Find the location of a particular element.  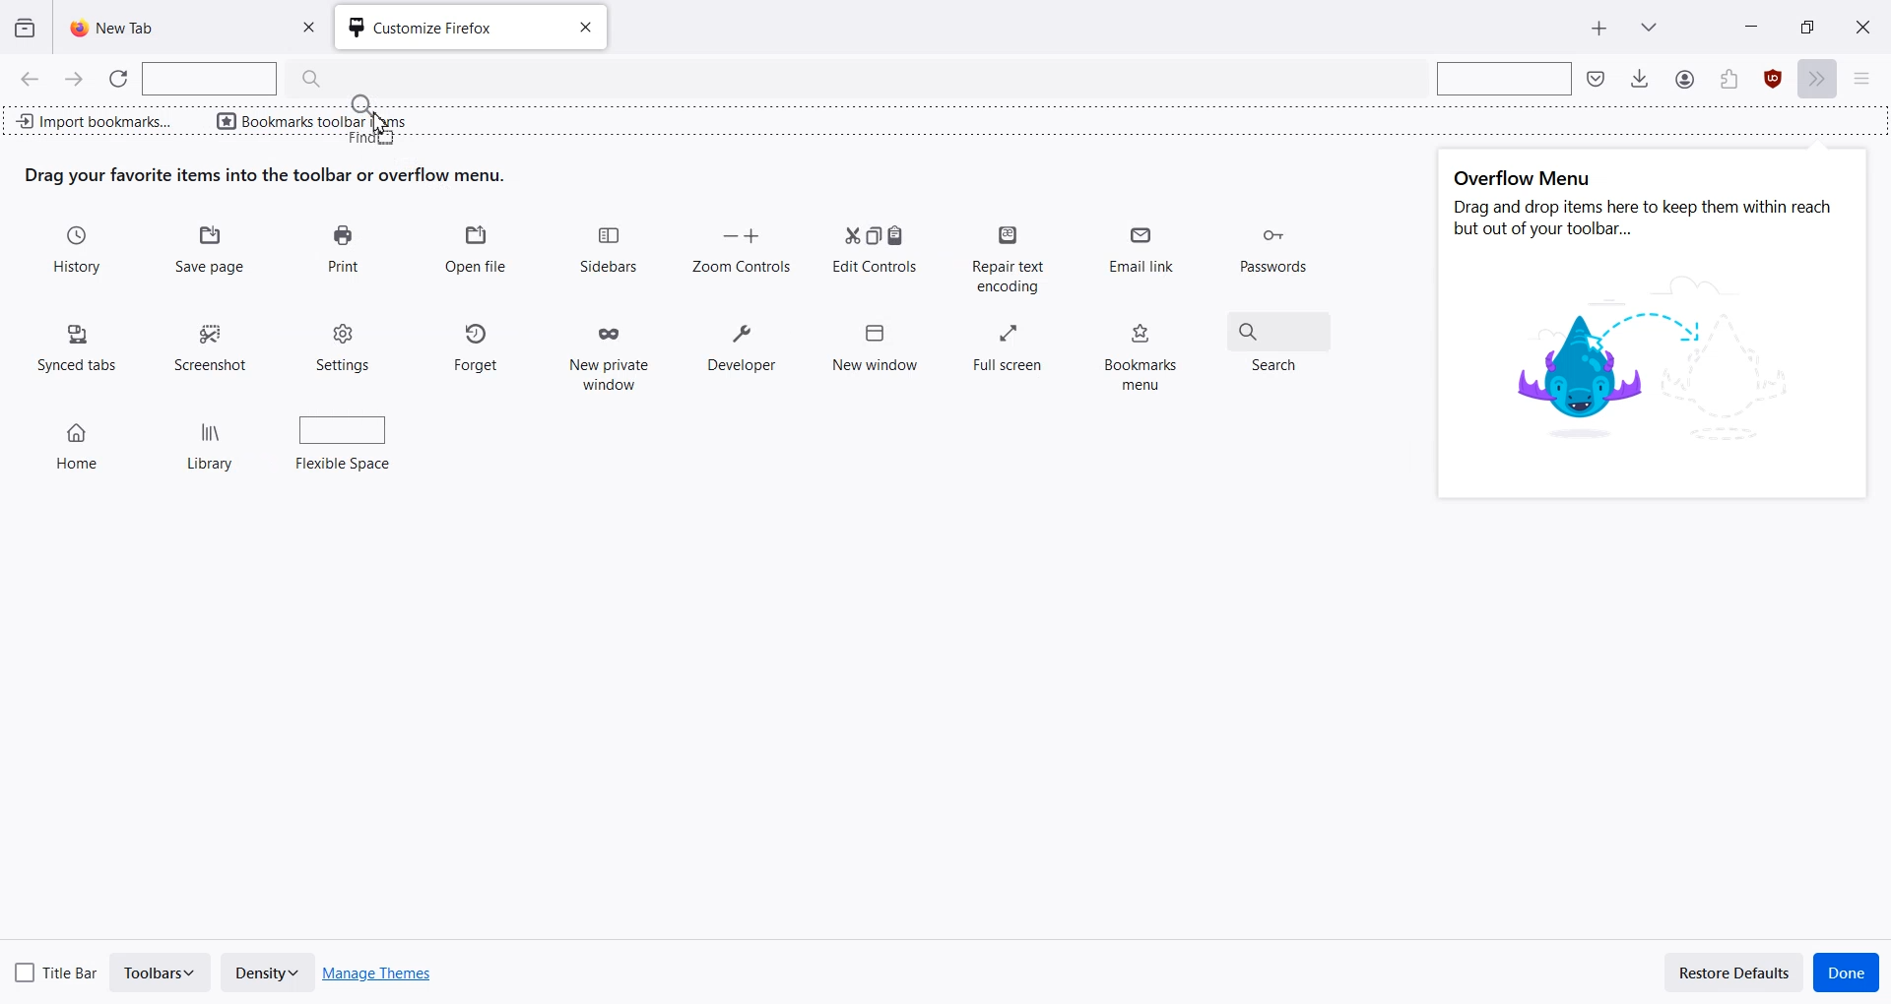

Search bar is located at coordinates (1501, 78).